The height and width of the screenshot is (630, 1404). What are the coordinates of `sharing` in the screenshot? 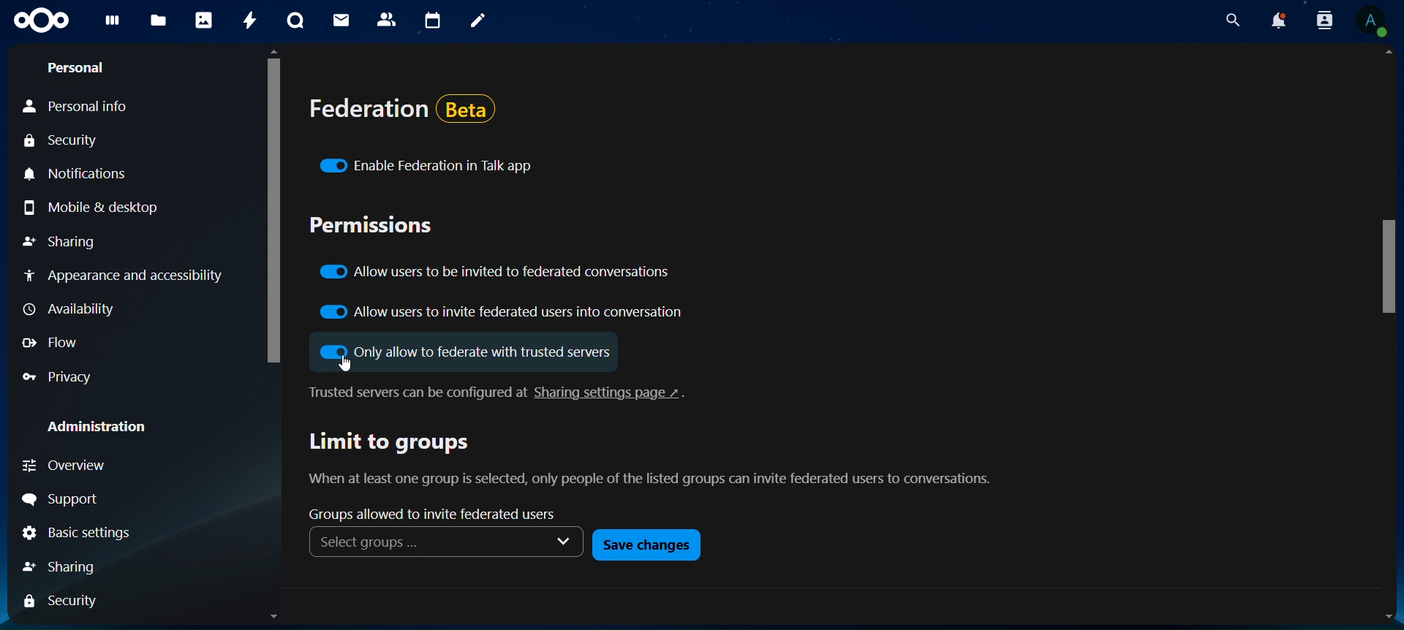 It's located at (62, 245).